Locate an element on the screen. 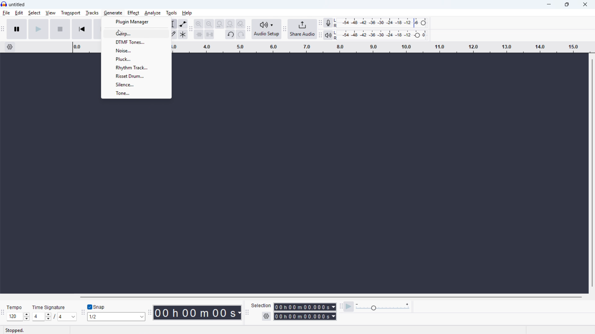 The width and height of the screenshot is (595, 334). Share audio toolbar  is located at coordinates (285, 29).